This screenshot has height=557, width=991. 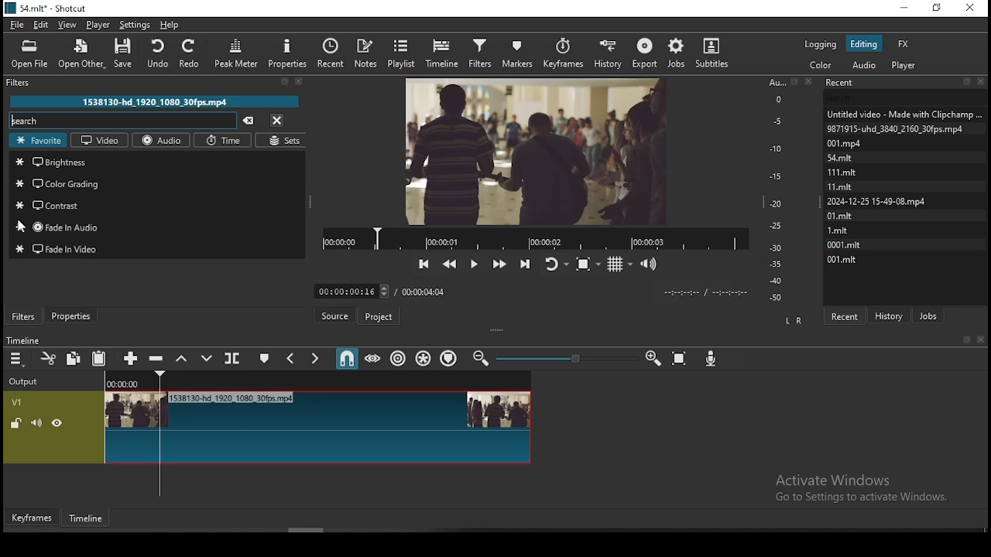 What do you see at coordinates (650, 263) in the screenshot?
I see `volume control` at bounding box center [650, 263].